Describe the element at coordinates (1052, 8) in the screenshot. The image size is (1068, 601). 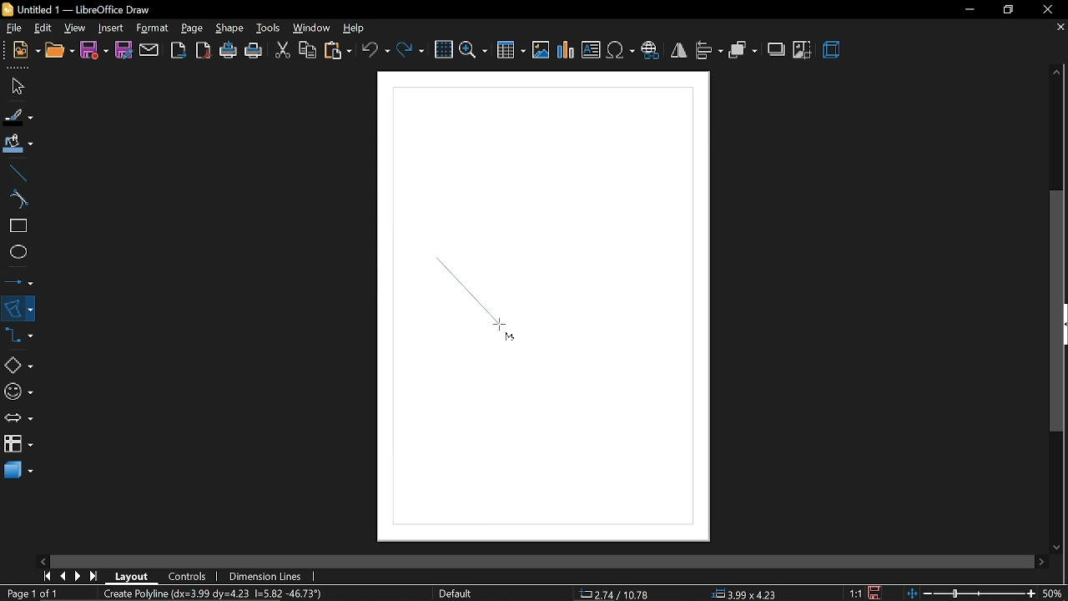
I see `close` at that location.